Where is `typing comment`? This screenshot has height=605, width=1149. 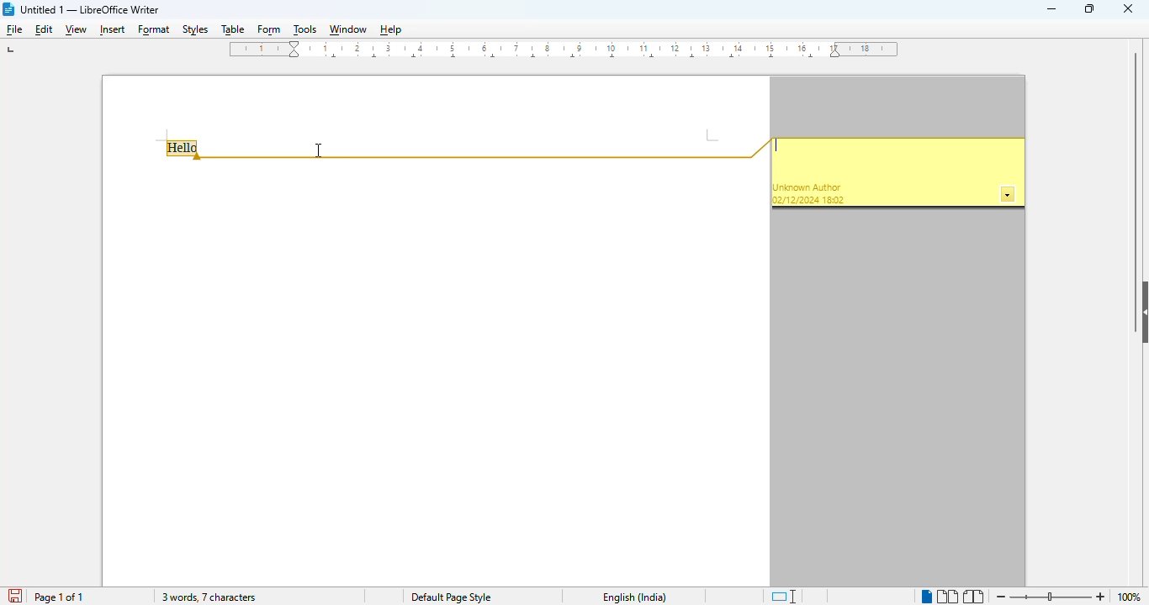
typing comment is located at coordinates (778, 146).